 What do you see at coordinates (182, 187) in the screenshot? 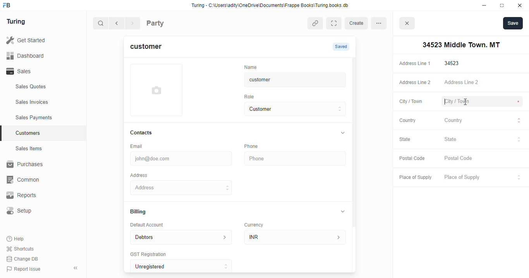
I see `34523 Middle Town. MT` at bounding box center [182, 187].